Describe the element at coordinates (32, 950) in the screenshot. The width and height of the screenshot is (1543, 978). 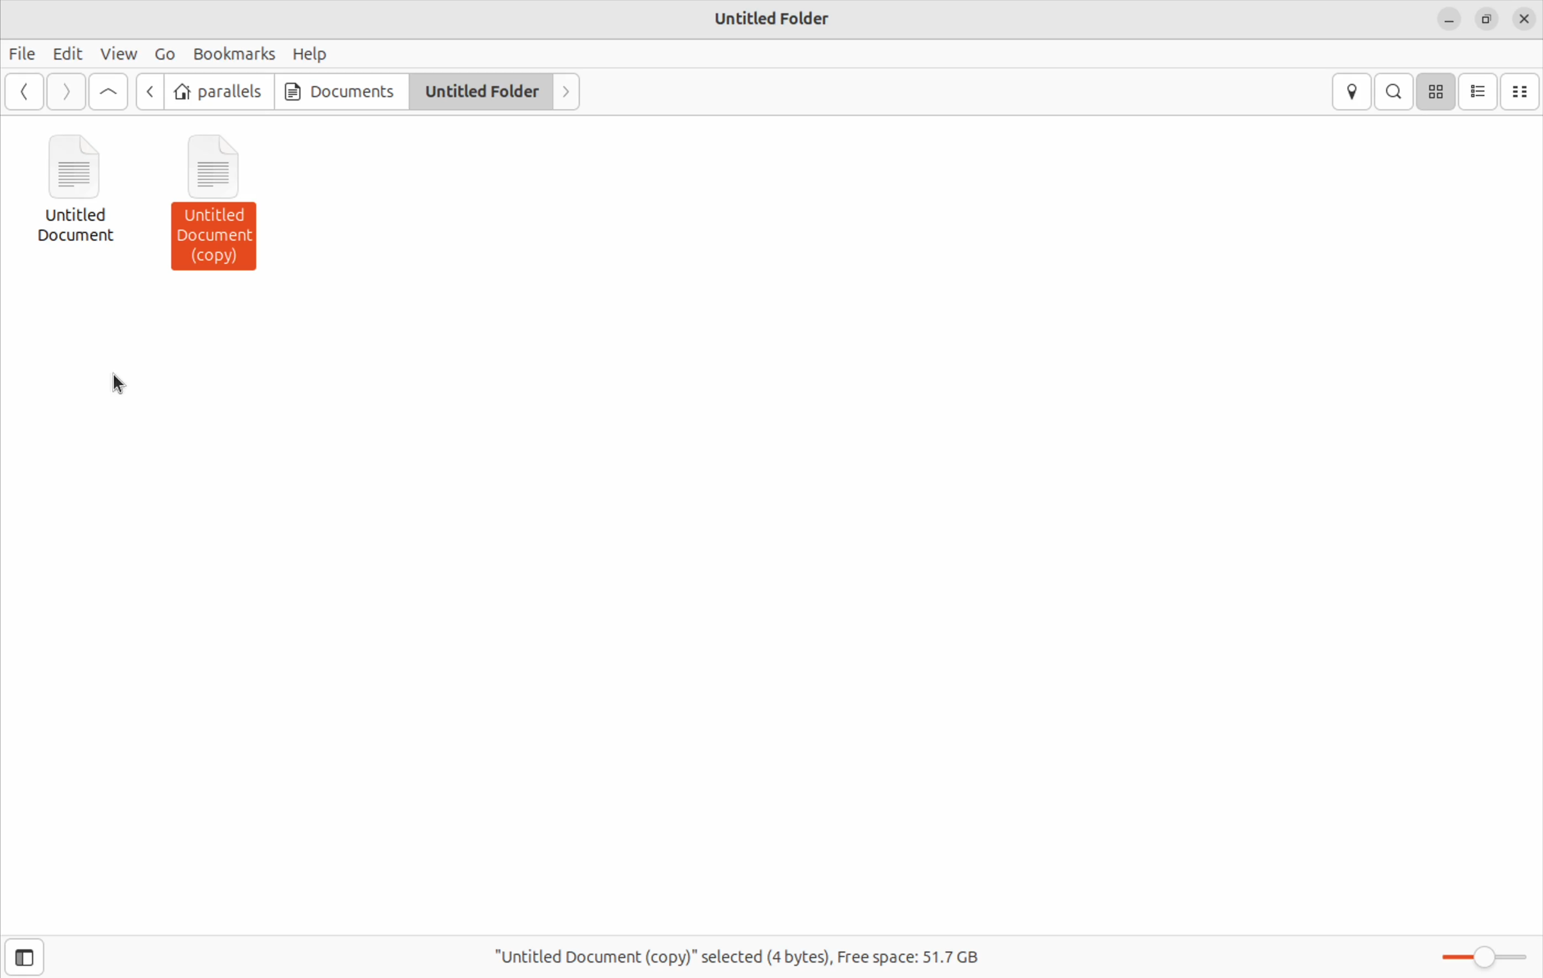
I see `sidebar` at that location.